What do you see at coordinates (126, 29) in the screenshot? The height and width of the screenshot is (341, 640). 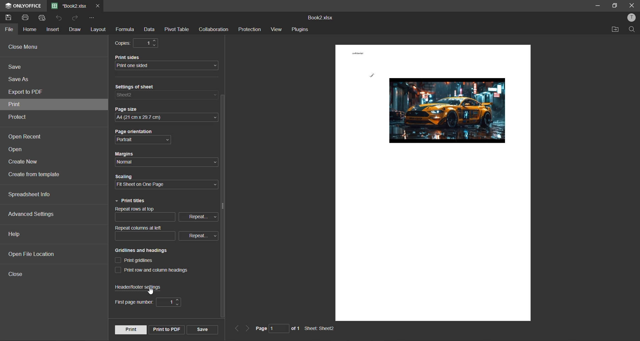 I see `formula` at bounding box center [126, 29].